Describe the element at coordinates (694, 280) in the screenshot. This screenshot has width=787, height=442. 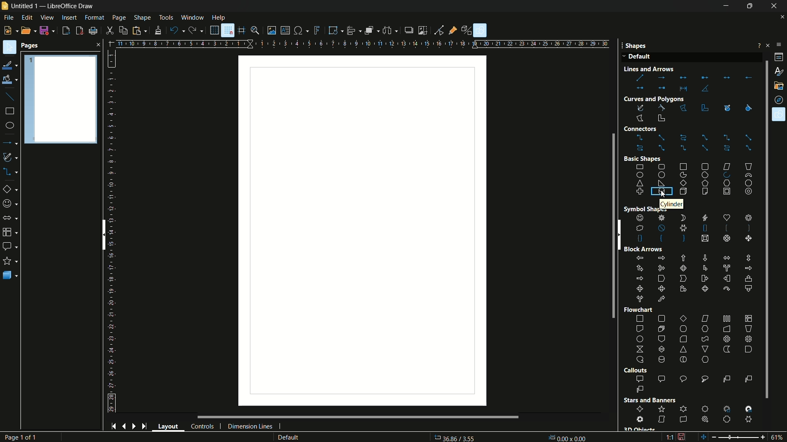
I see `block arrows` at that location.